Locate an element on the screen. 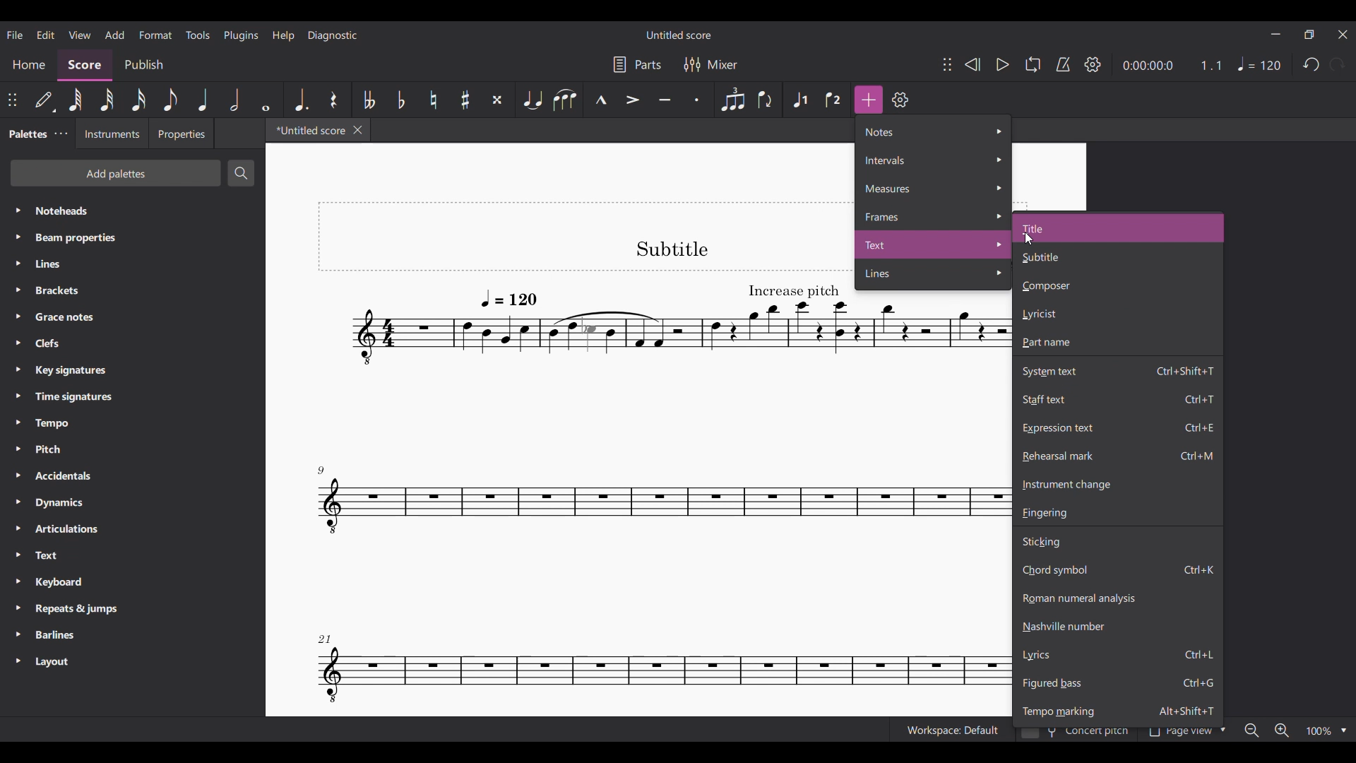 This screenshot has width=1356, height=763. Change position is located at coordinates (948, 64).